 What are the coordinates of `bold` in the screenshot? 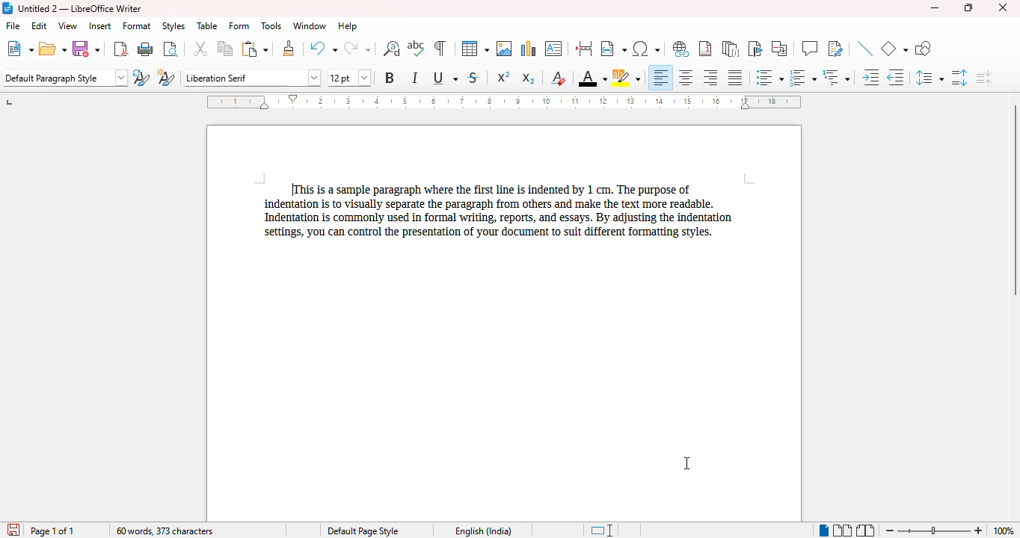 It's located at (390, 77).